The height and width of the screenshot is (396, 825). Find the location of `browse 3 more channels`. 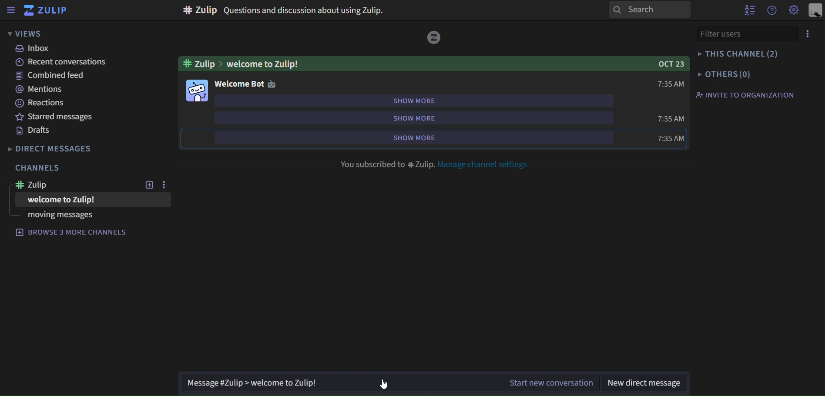

browse 3 more channels is located at coordinates (78, 234).